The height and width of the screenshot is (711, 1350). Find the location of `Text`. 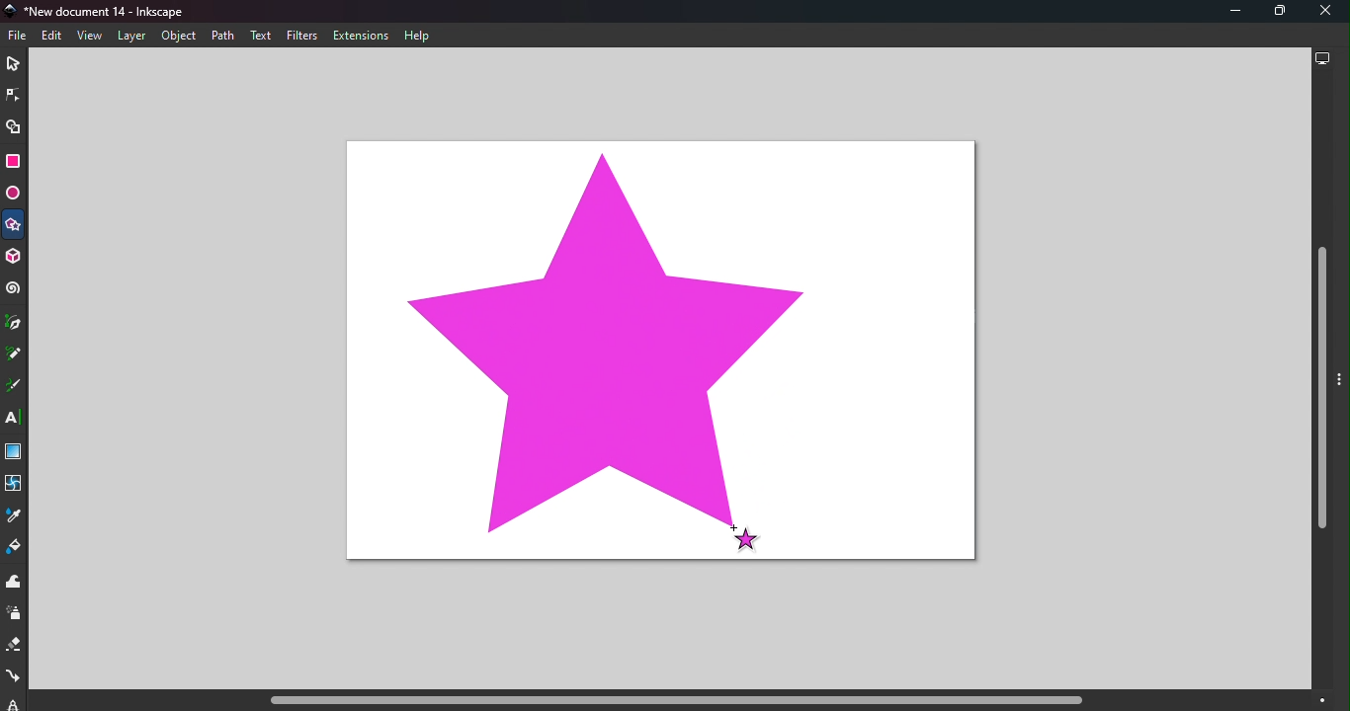

Text is located at coordinates (261, 36).